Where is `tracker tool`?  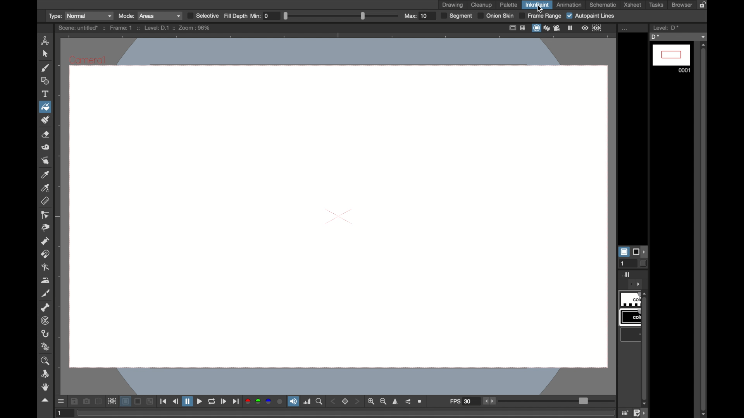
tracker tool is located at coordinates (44, 320).